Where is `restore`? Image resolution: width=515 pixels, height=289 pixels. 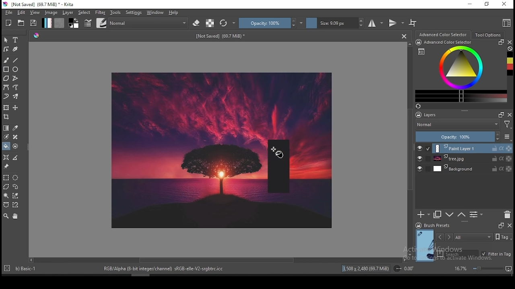
restore is located at coordinates (486, 4).